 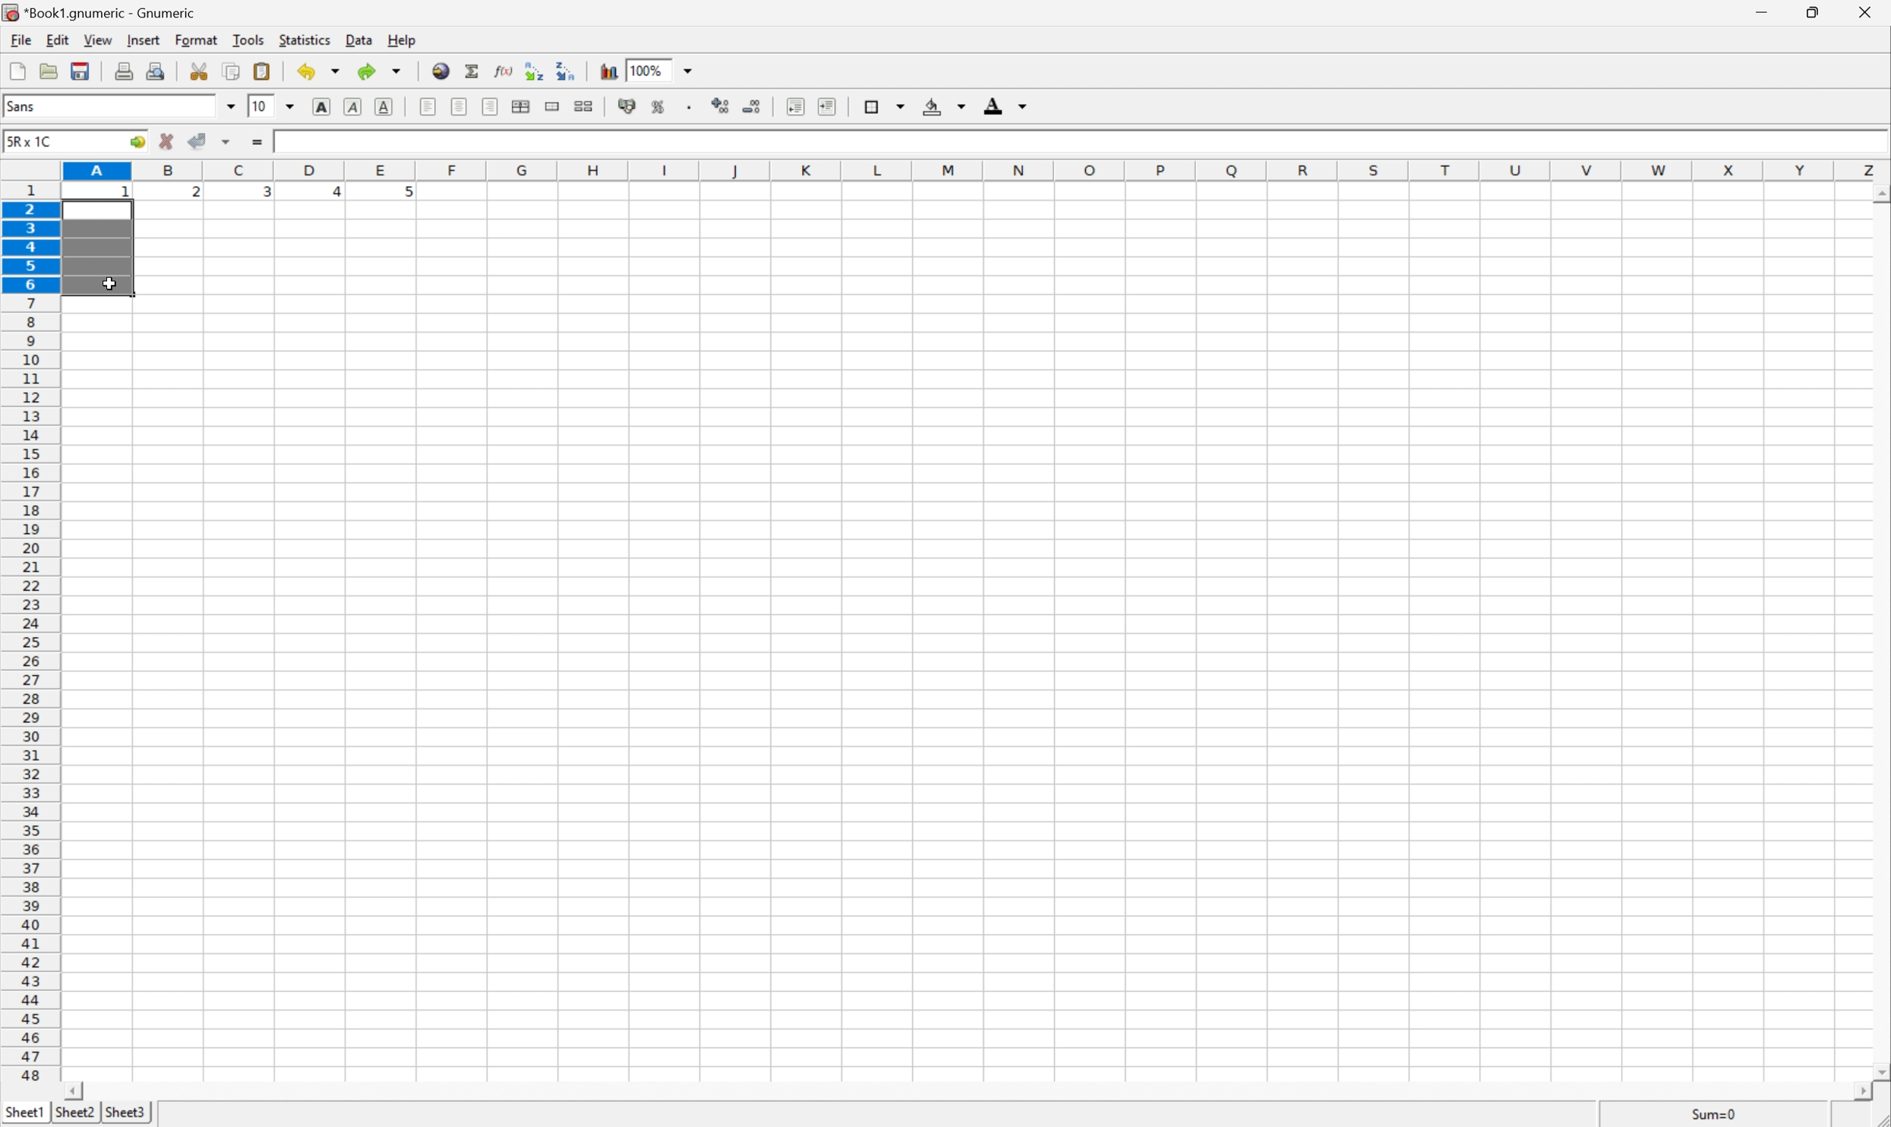 I want to click on accept changes, so click(x=199, y=141).